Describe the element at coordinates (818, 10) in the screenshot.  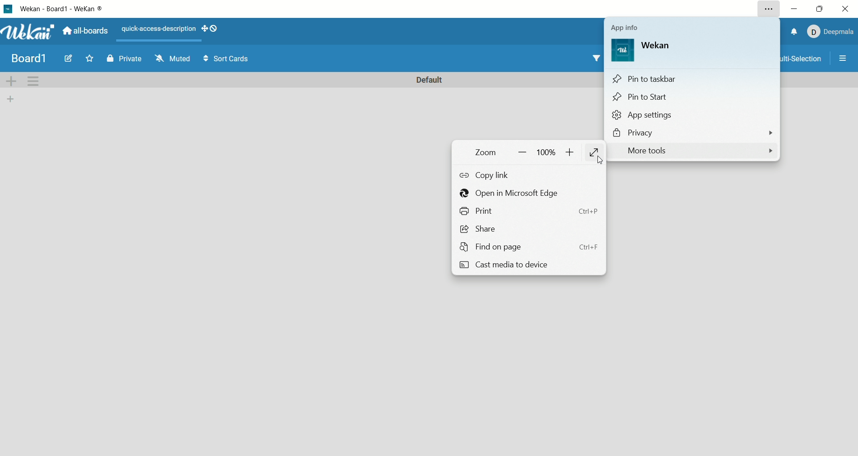
I see `maximize` at that location.